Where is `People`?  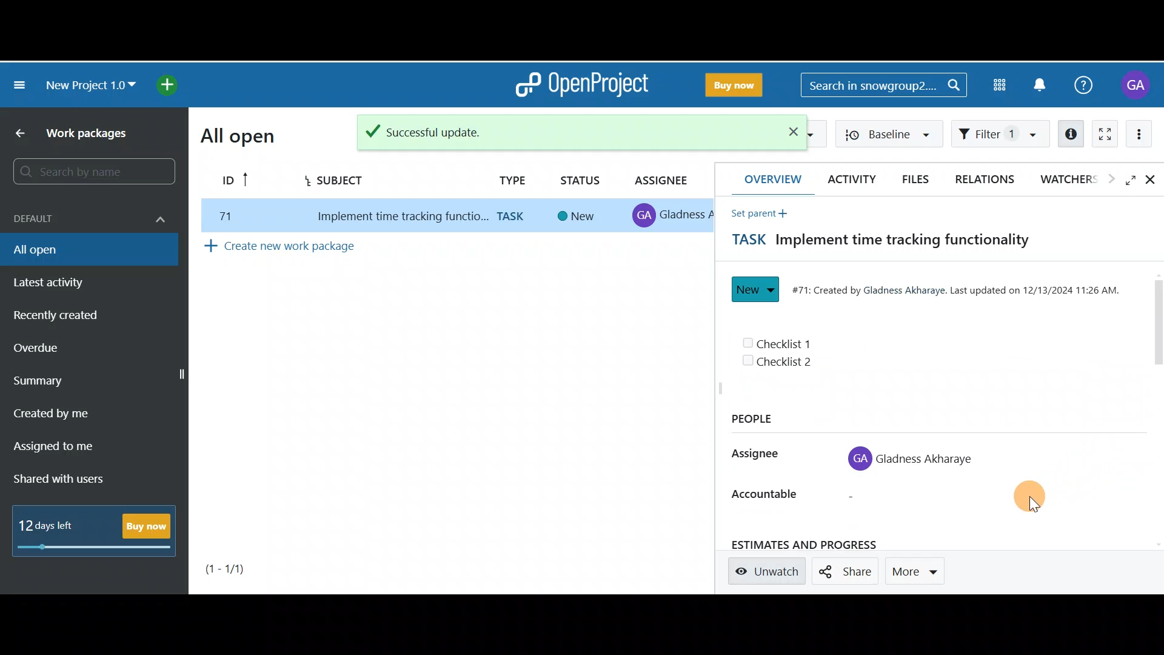
People is located at coordinates (782, 418).